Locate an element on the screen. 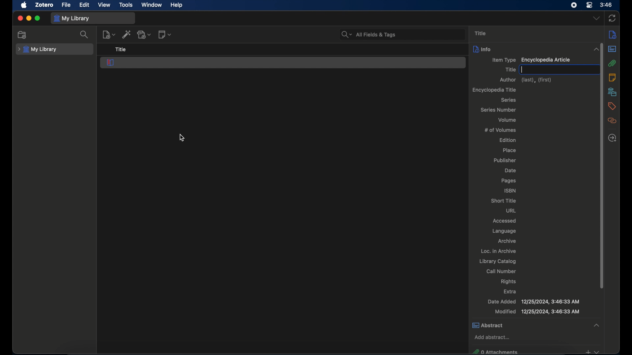  add attachment is located at coordinates (144, 35).